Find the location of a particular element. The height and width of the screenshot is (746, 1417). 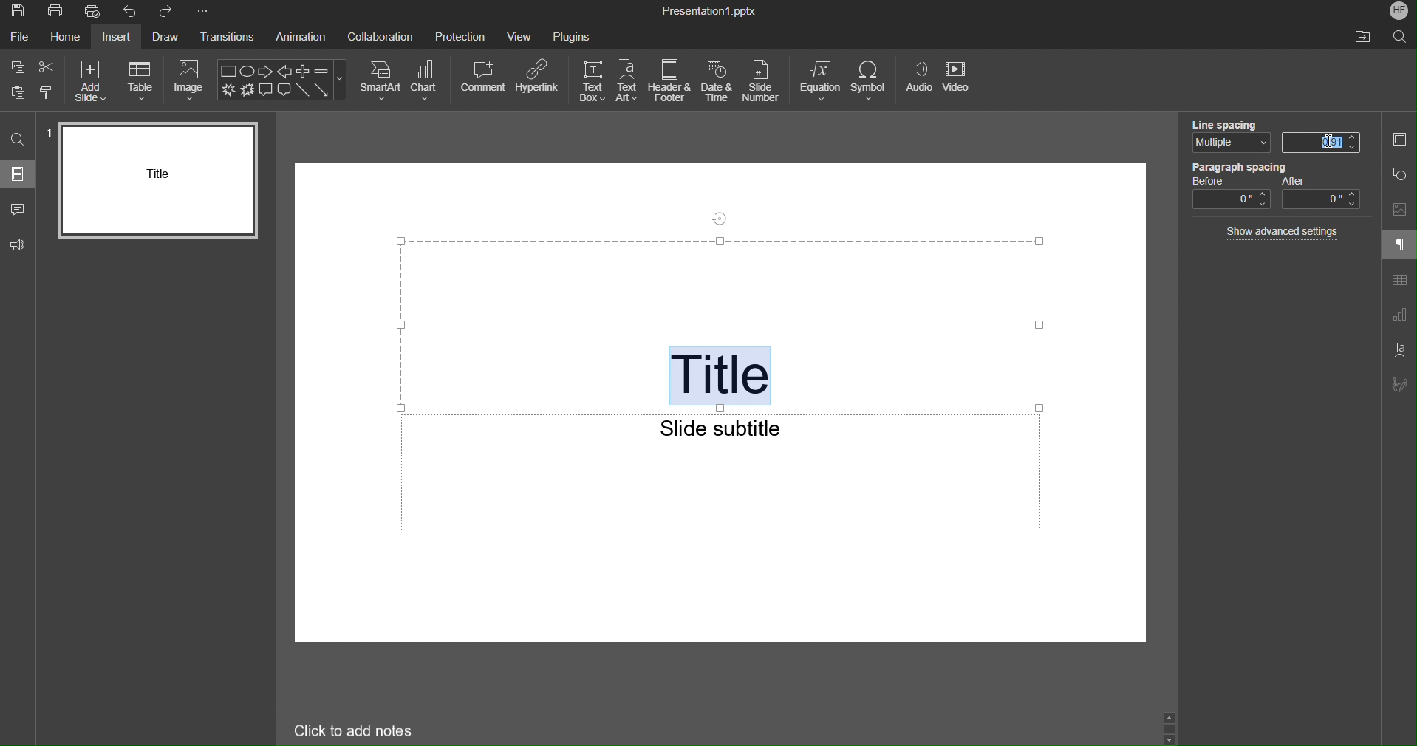

SmartArt is located at coordinates (380, 81).